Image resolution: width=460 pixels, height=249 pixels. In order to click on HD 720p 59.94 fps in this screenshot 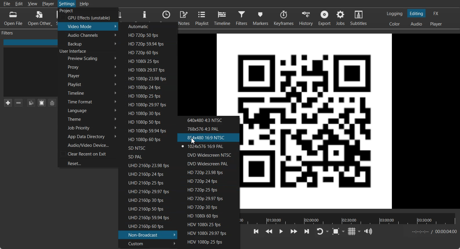, I will do `click(147, 43)`.